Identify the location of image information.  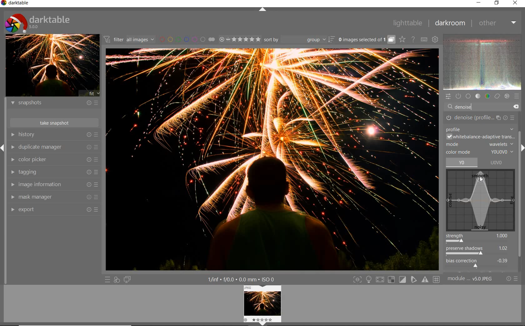
(54, 184).